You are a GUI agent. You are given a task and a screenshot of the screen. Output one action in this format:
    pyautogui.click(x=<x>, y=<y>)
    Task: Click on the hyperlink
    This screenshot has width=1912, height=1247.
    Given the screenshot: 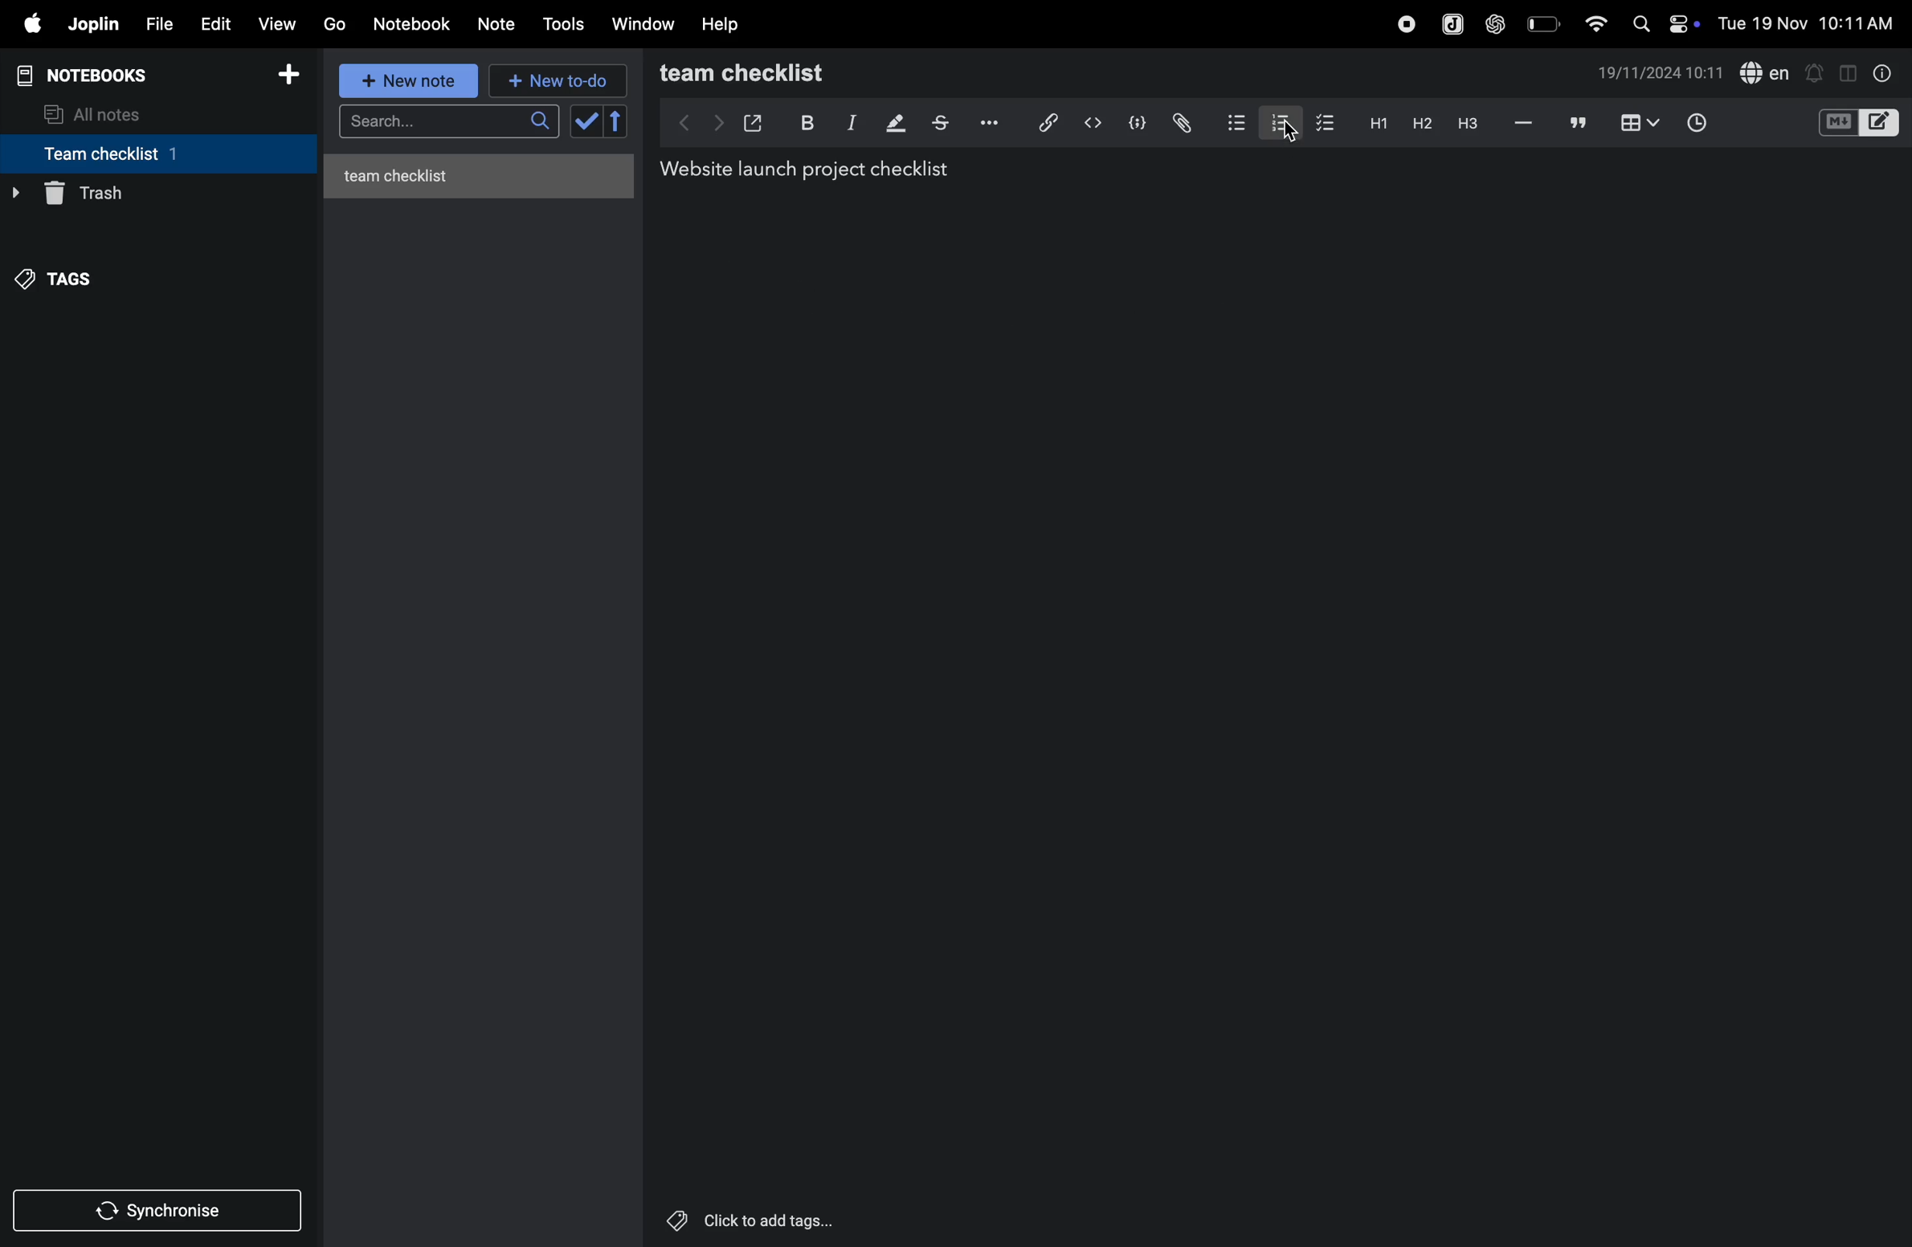 What is the action you would take?
    pyautogui.click(x=1041, y=121)
    